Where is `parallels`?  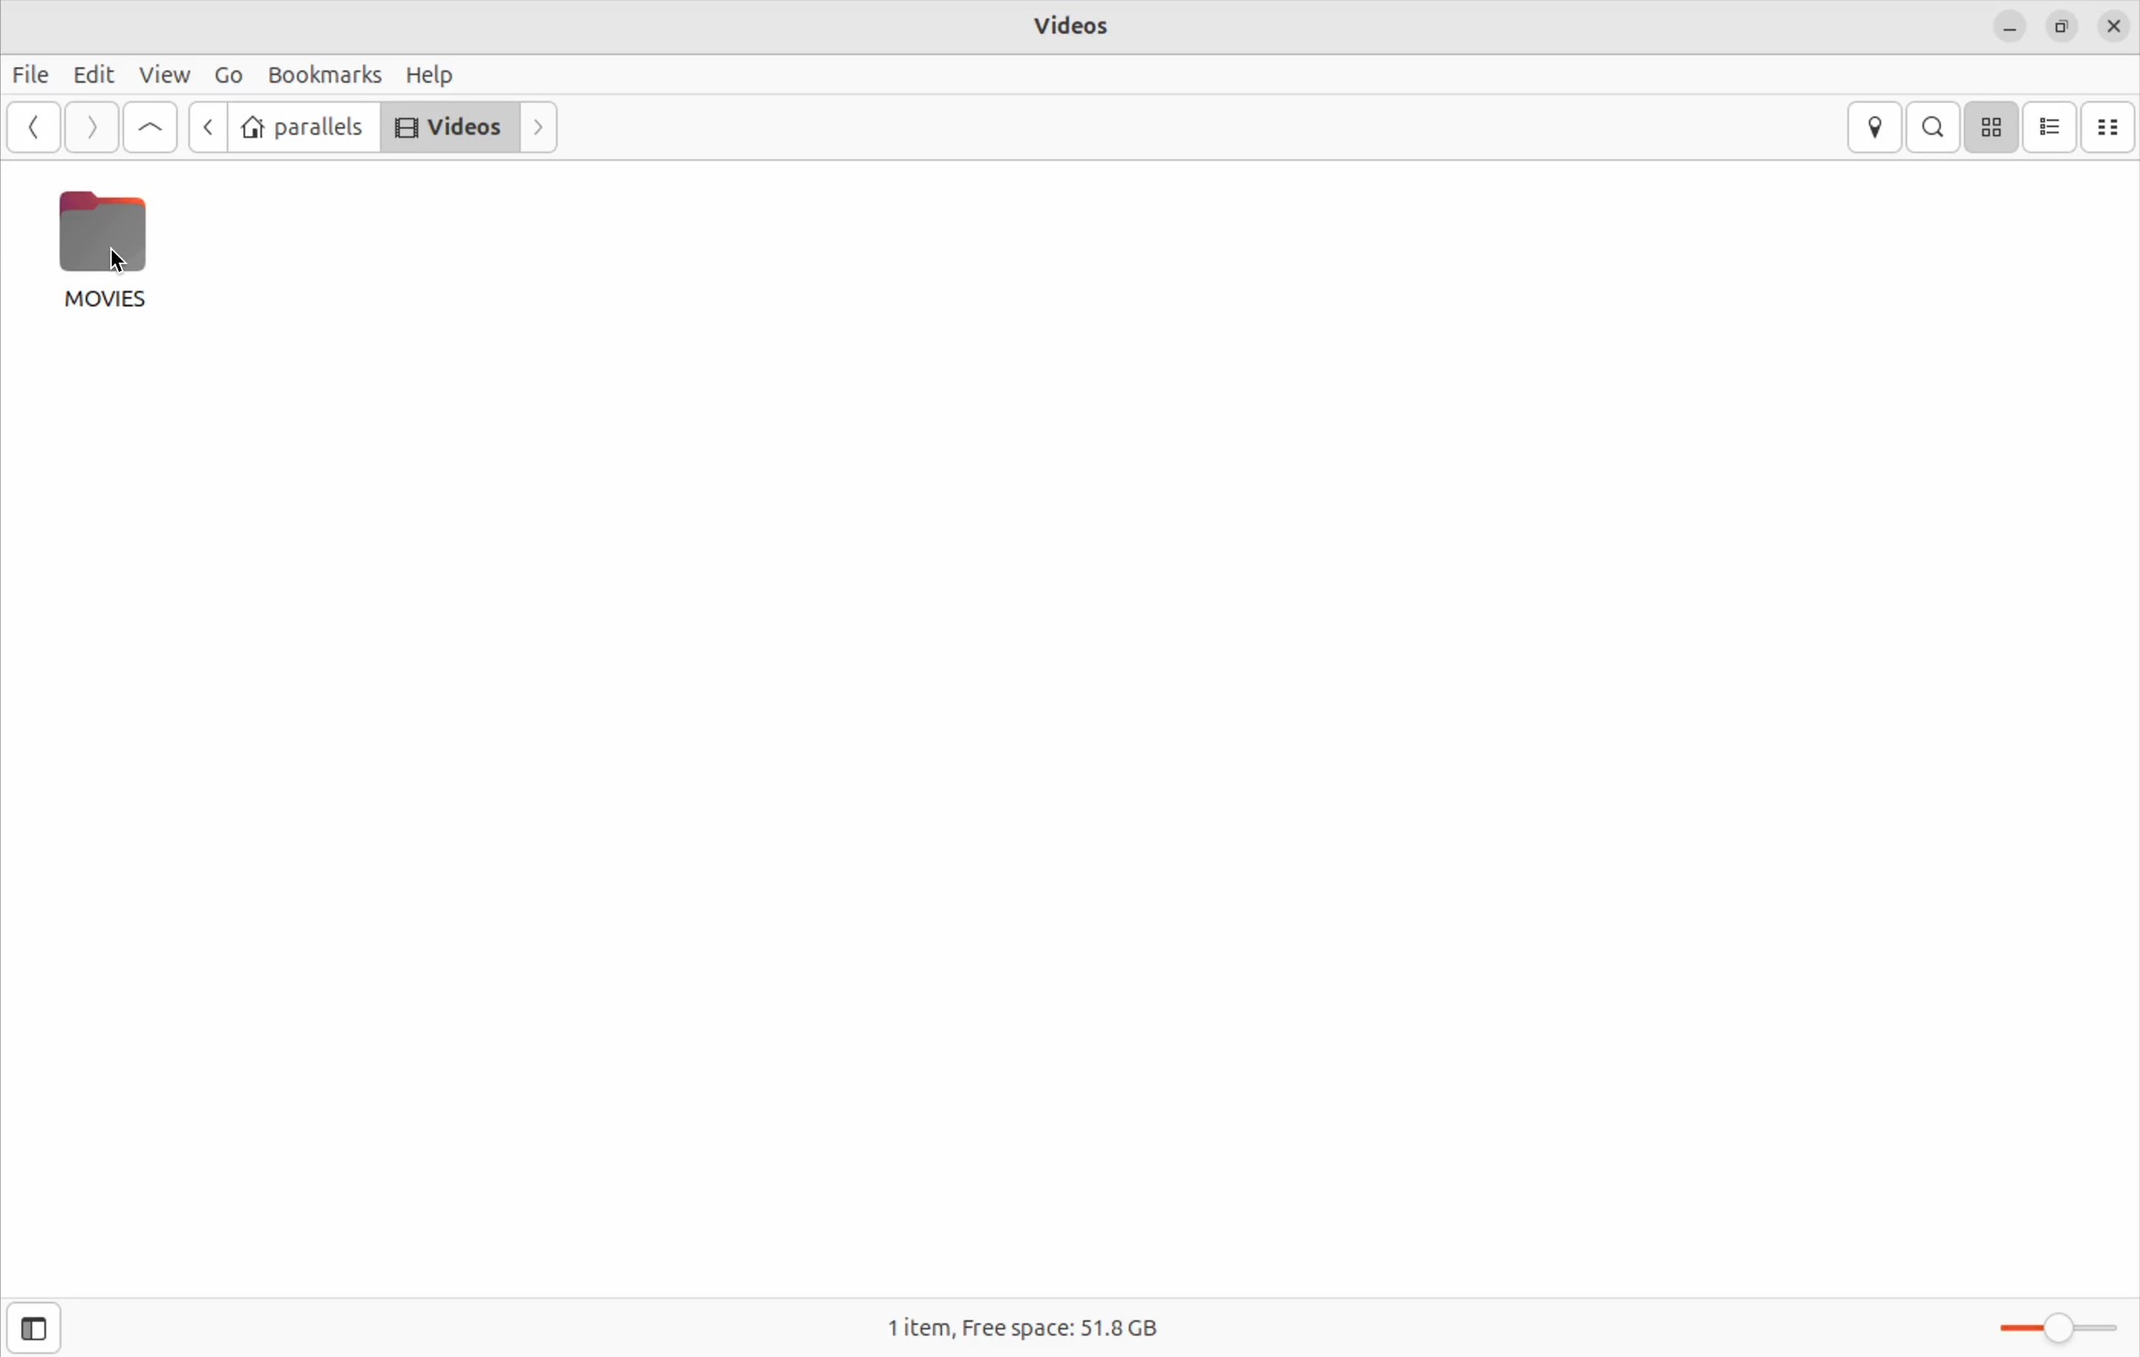
parallels is located at coordinates (303, 127).